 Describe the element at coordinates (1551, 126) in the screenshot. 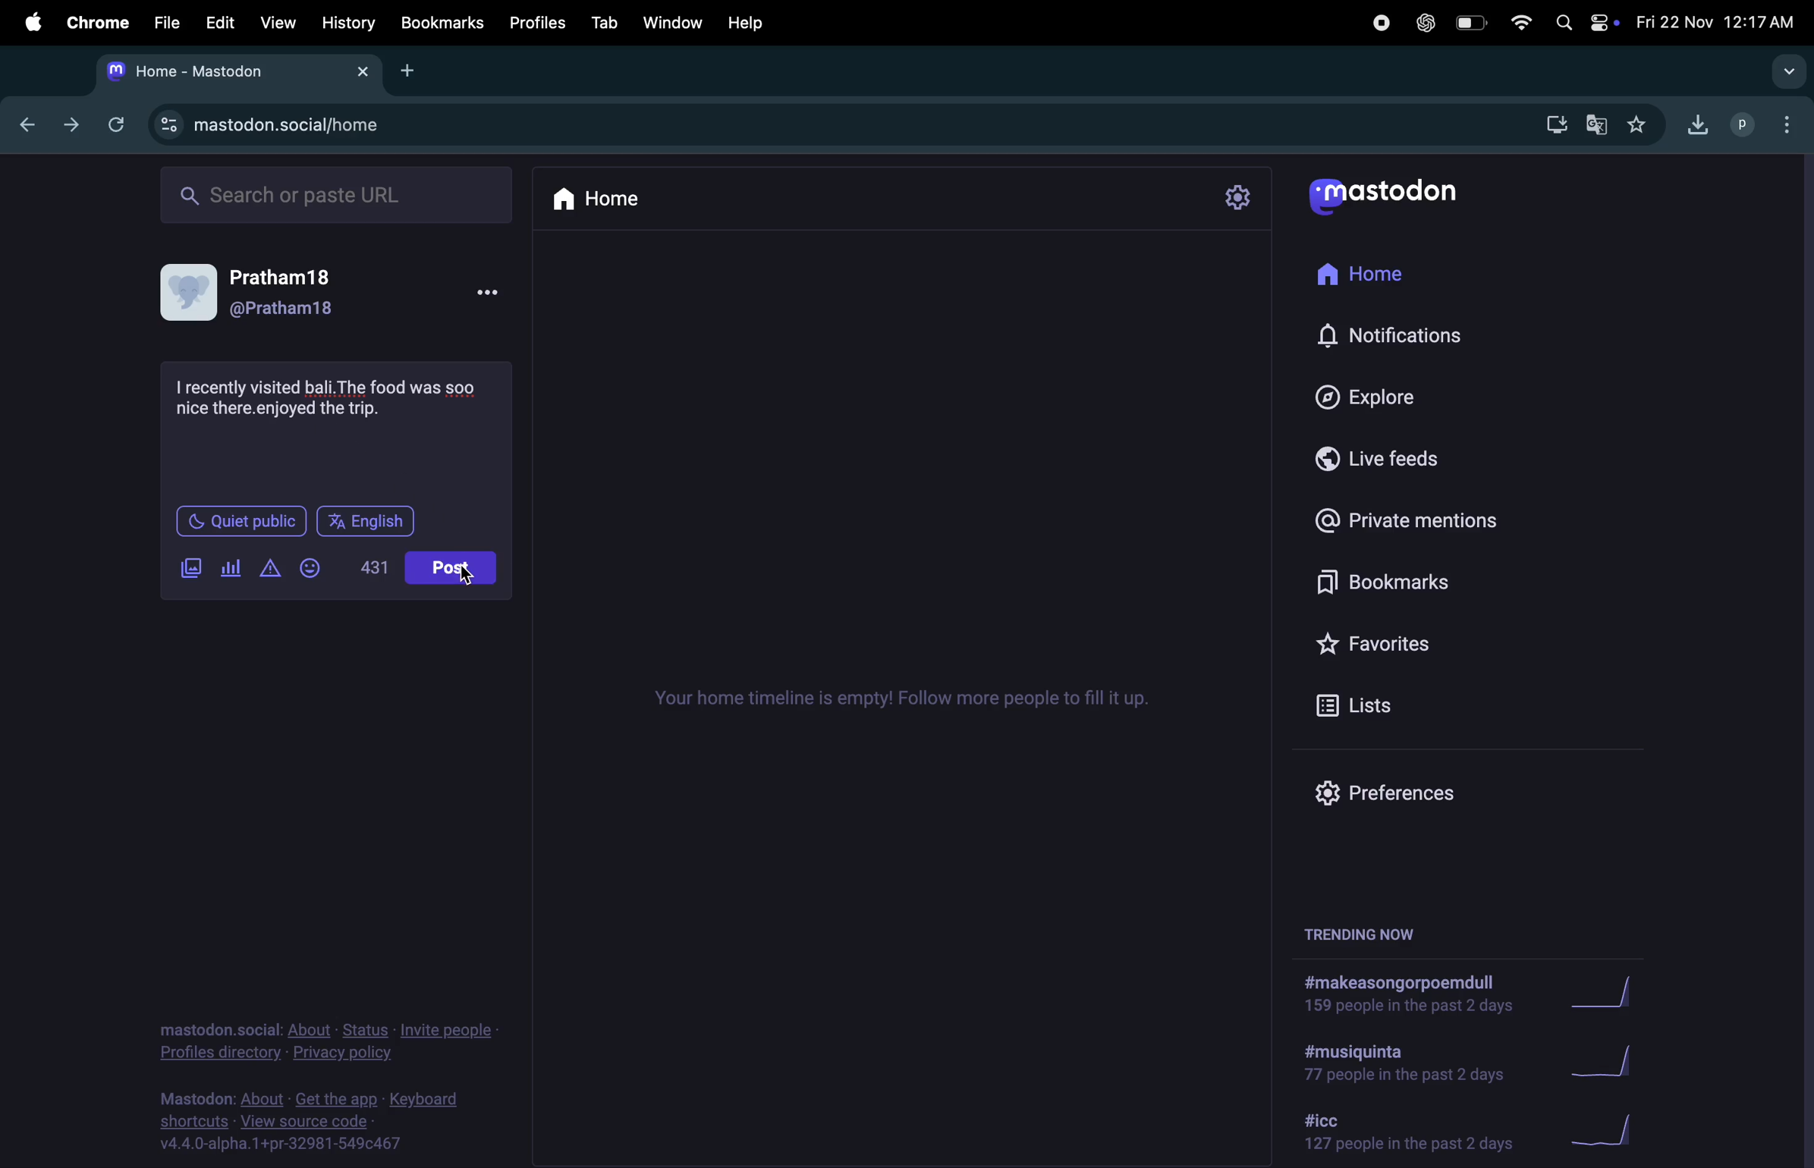

I see `downloads` at that location.